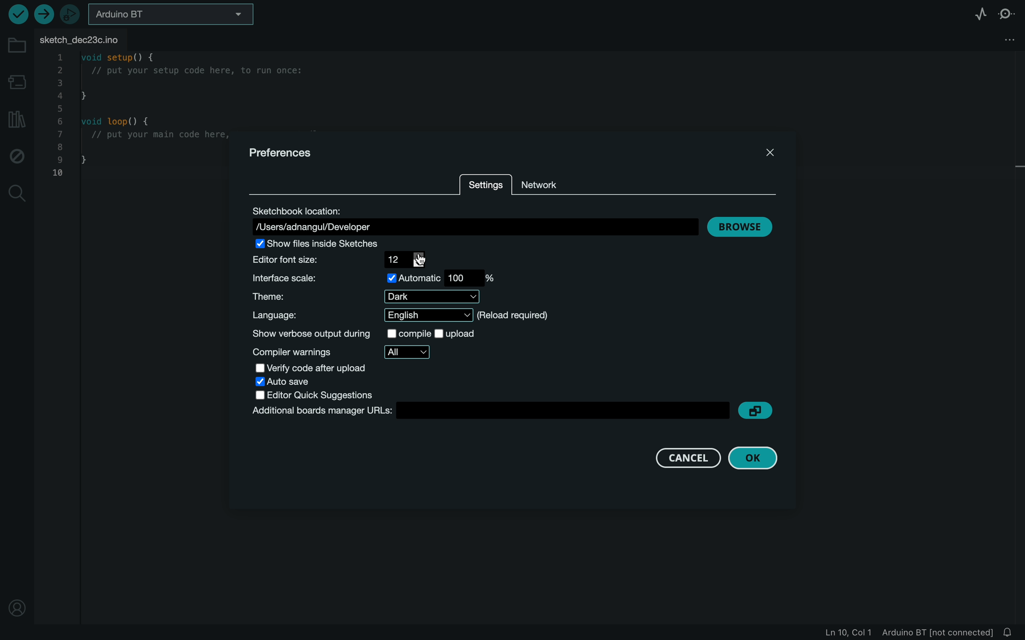 The height and width of the screenshot is (640, 1025). I want to click on font size, so click(338, 260).